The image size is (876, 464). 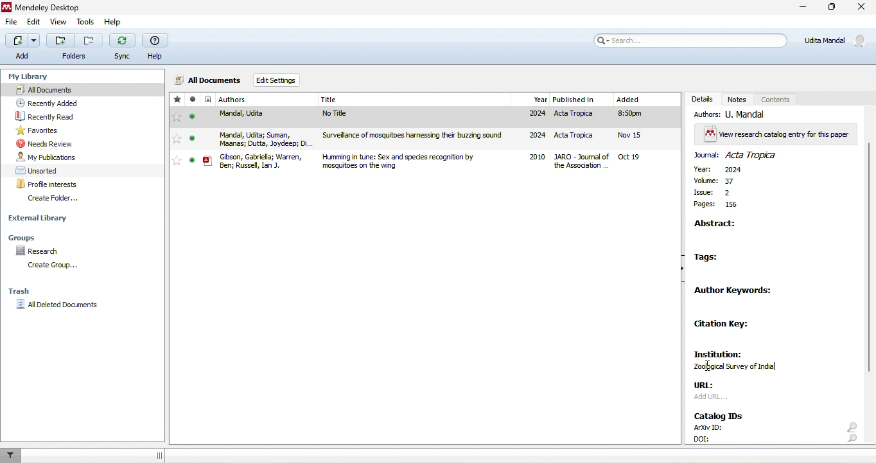 I want to click on edit, so click(x=35, y=22).